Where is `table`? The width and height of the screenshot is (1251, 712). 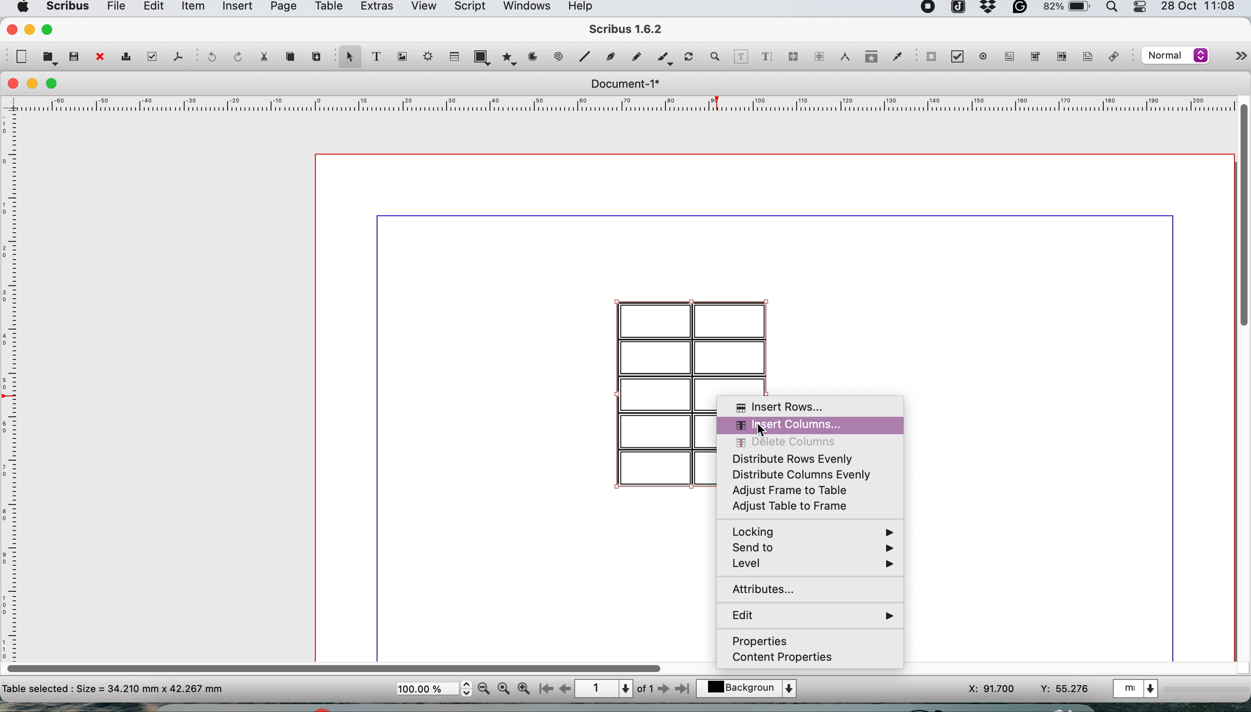 table is located at coordinates (453, 56).